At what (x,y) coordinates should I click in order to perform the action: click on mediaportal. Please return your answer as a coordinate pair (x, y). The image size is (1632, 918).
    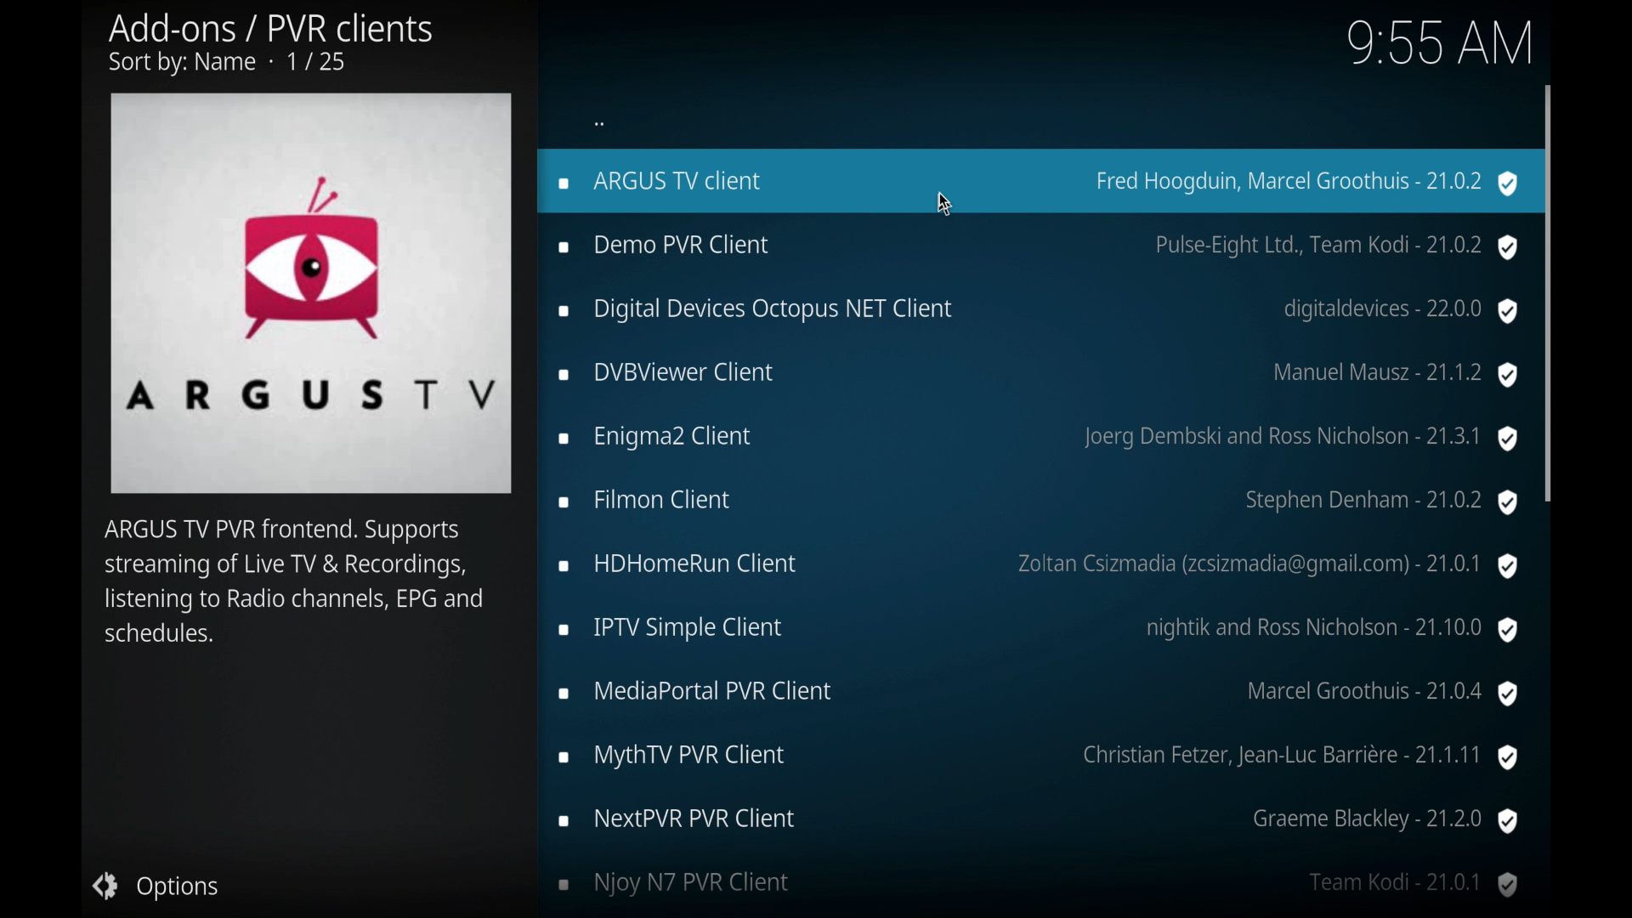
    Looking at the image, I should click on (1039, 694).